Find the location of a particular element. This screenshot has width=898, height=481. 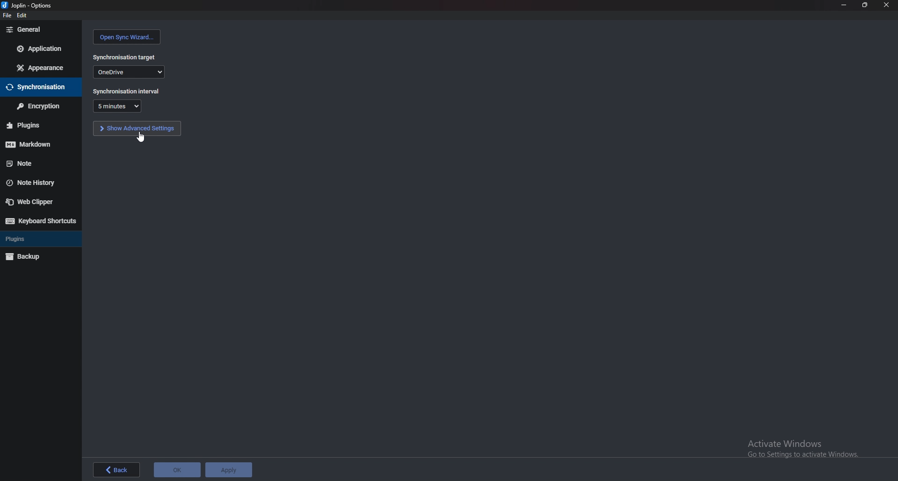

plugins is located at coordinates (38, 125).